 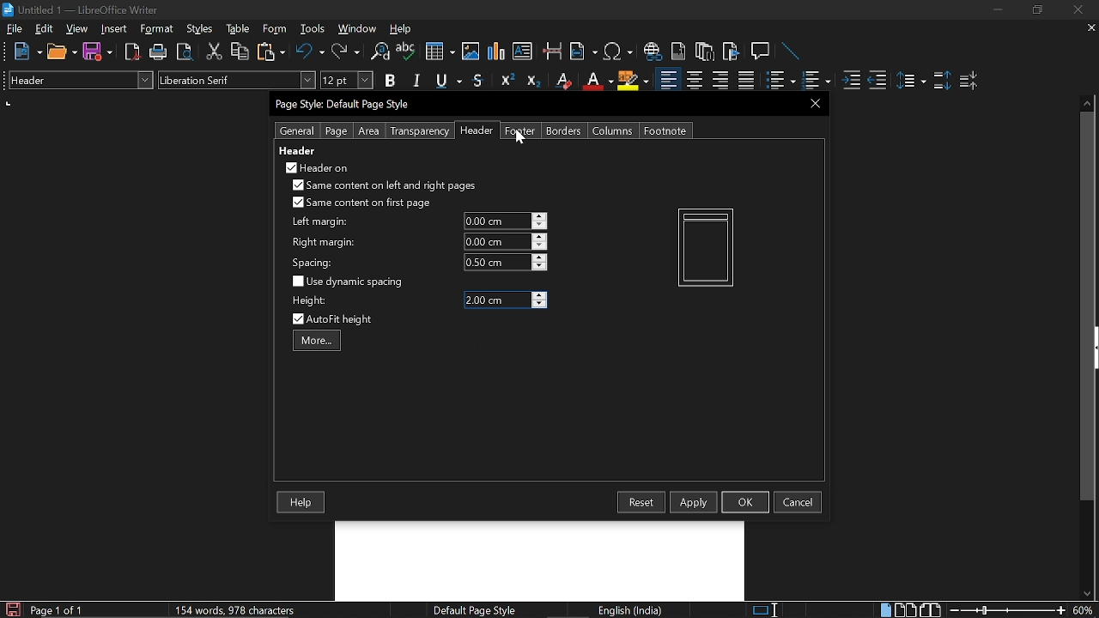 I want to click on Format, so click(x=159, y=29).